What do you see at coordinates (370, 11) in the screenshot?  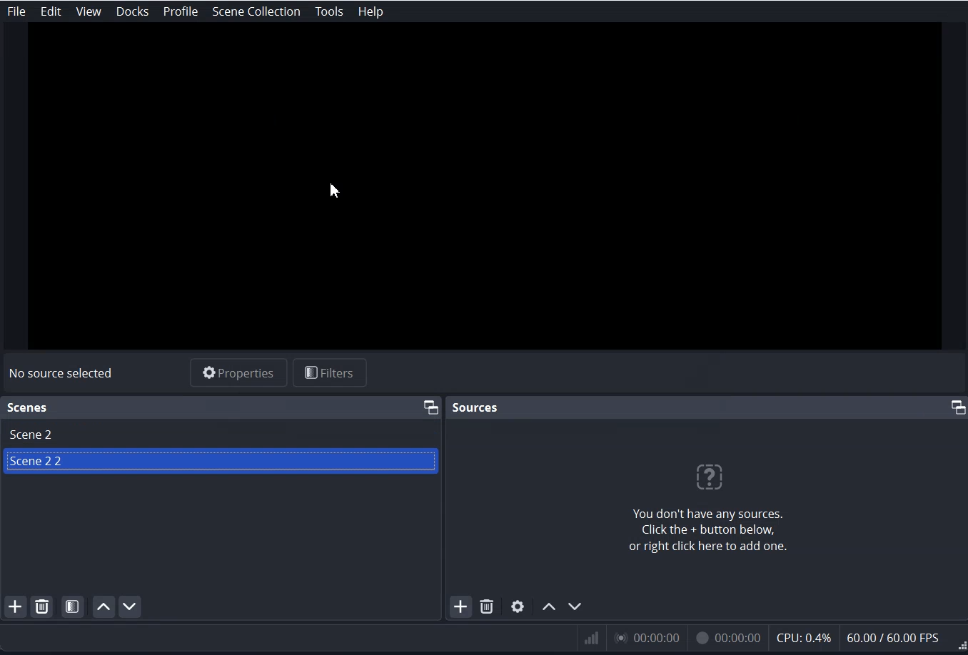 I see `Help` at bounding box center [370, 11].